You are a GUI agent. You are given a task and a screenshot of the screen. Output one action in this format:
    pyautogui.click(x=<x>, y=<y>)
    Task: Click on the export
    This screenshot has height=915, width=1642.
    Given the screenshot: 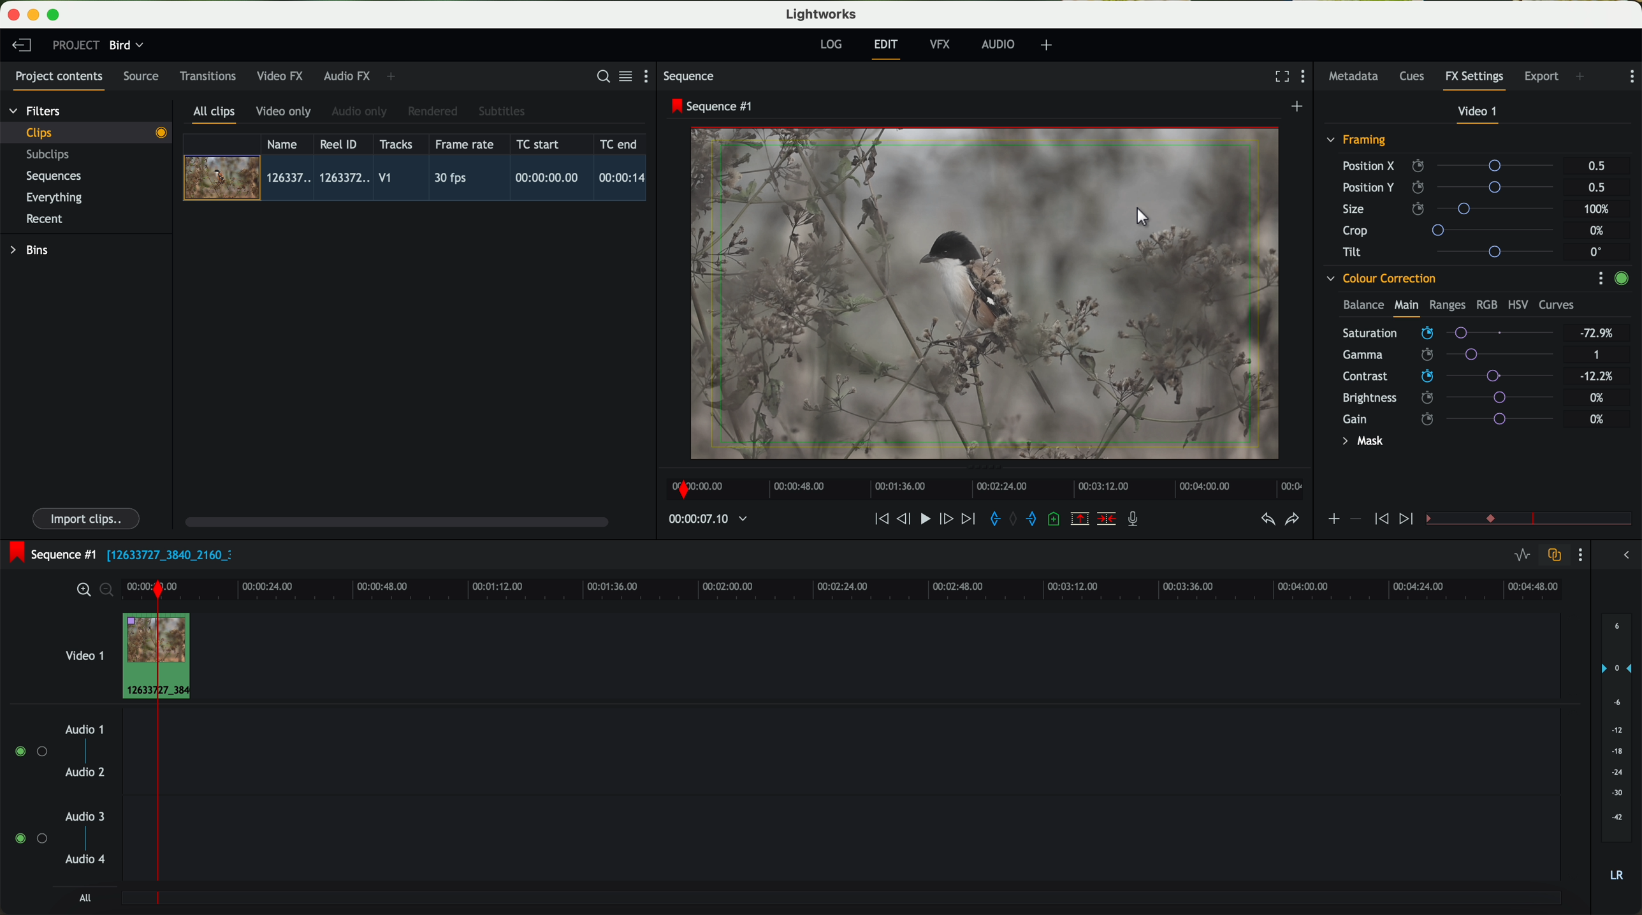 What is the action you would take?
    pyautogui.click(x=1542, y=78)
    